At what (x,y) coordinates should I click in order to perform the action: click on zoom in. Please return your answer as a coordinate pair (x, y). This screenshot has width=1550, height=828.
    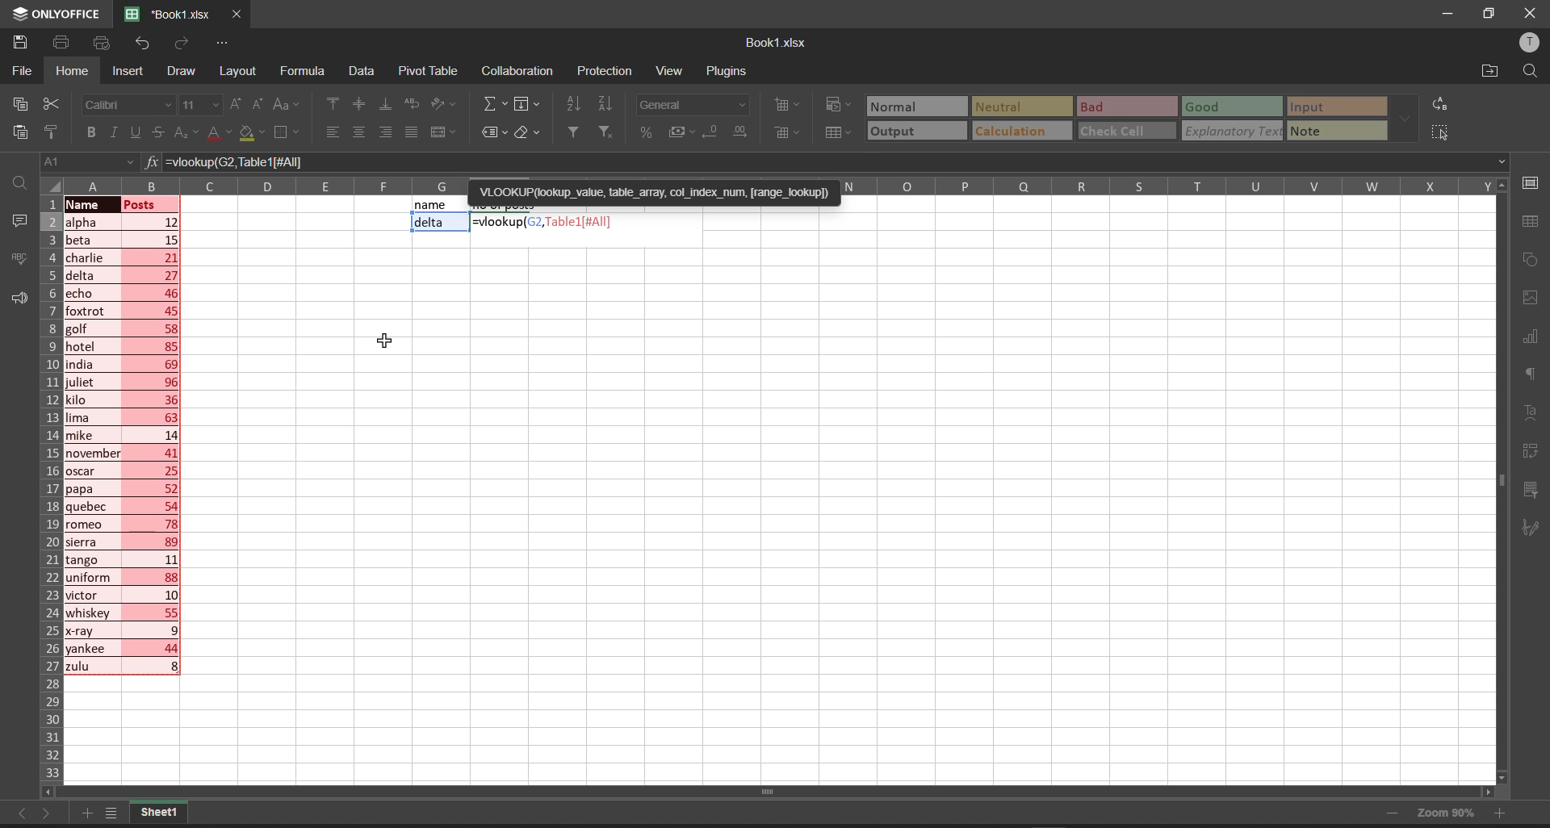
    Looking at the image, I should click on (1502, 815).